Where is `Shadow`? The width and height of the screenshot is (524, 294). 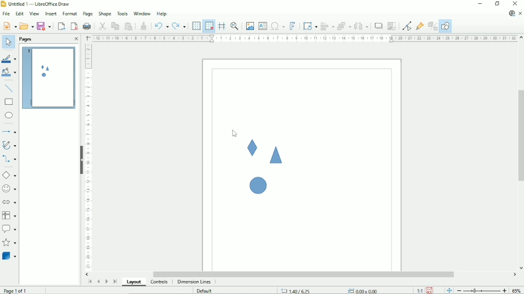 Shadow is located at coordinates (379, 26).